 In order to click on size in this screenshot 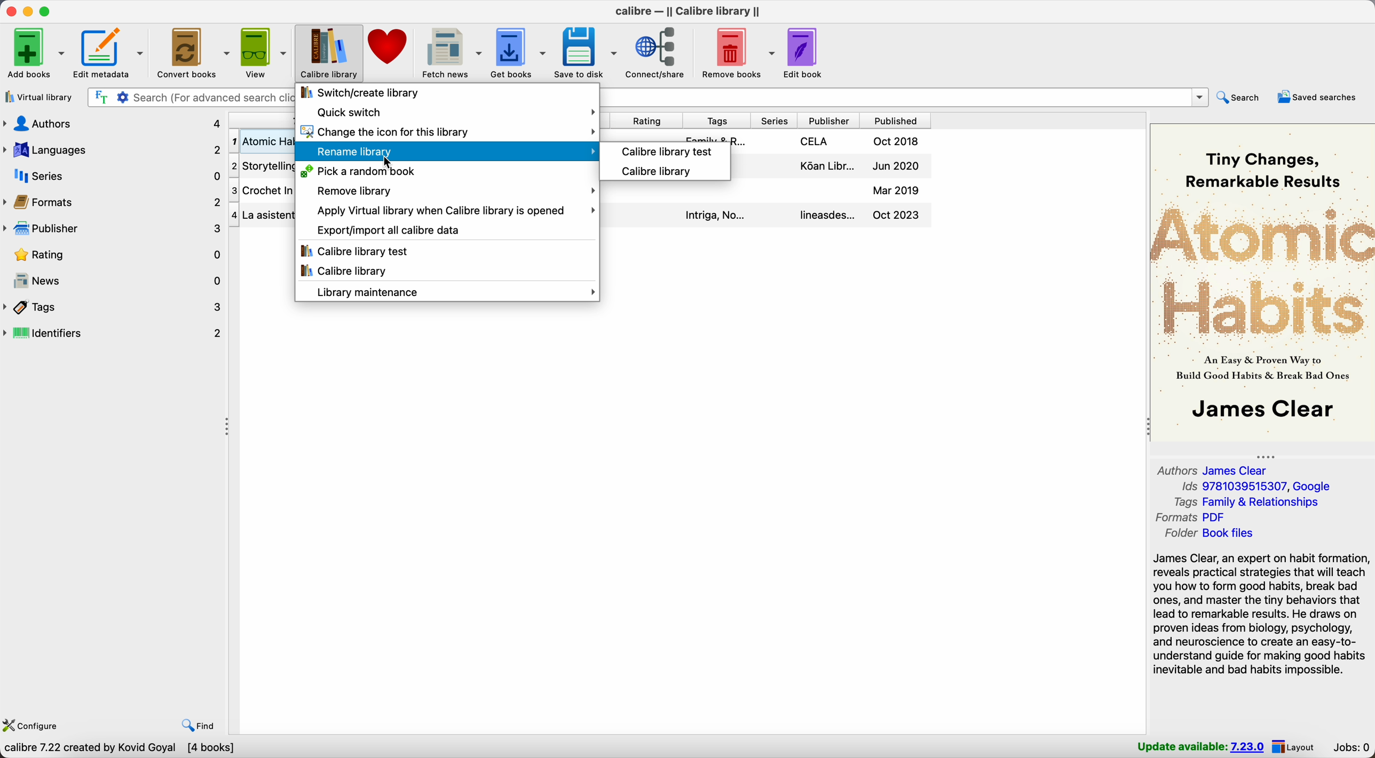, I will do `click(611, 119)`.